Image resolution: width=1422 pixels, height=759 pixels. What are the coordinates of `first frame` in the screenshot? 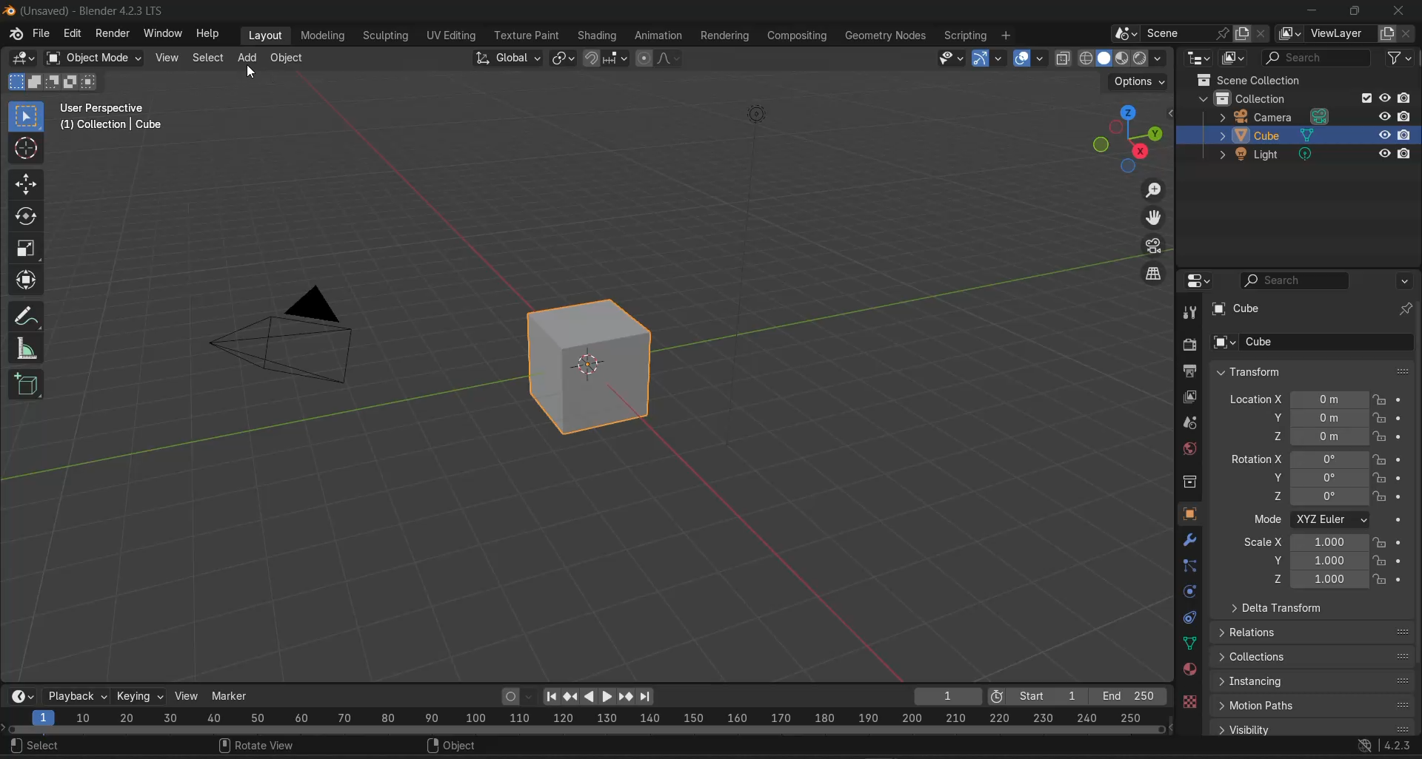 It's located at (1052, 694).